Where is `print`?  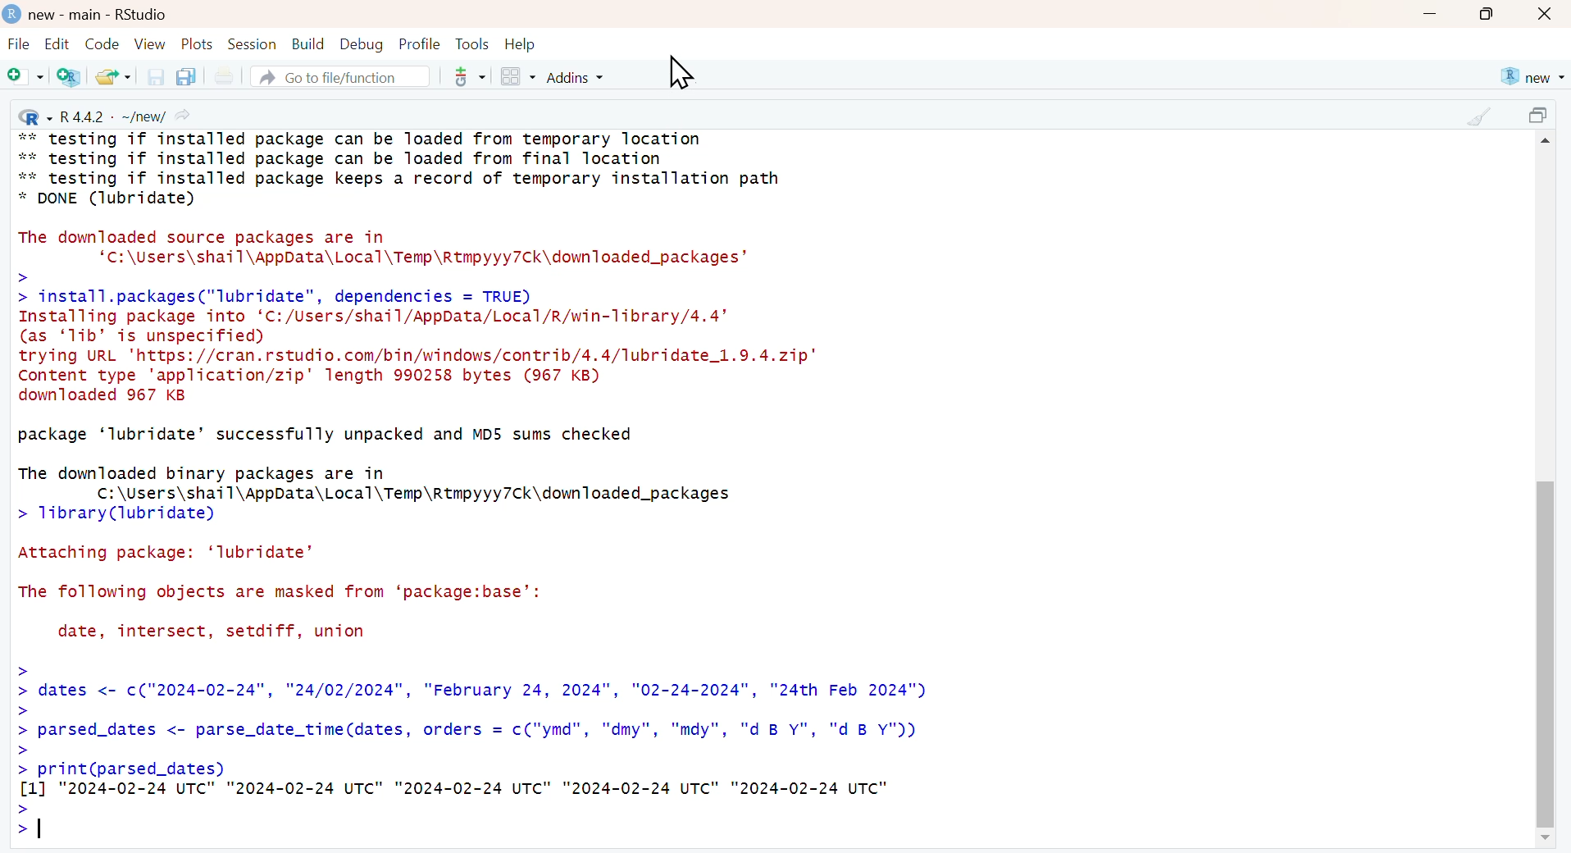 print is located at coordinates (223, 77).